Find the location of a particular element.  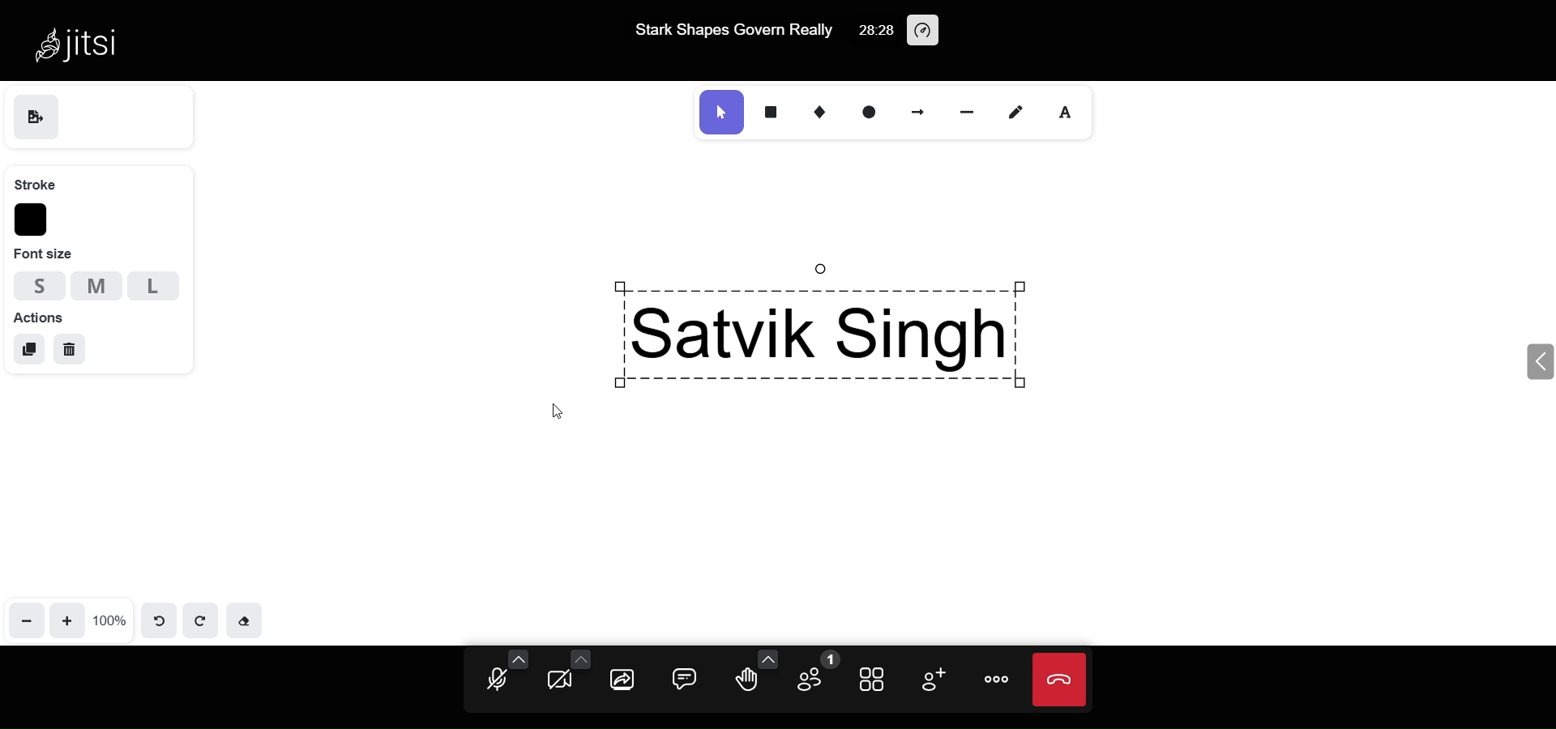

28:28 is located at coordinates (880, 27).